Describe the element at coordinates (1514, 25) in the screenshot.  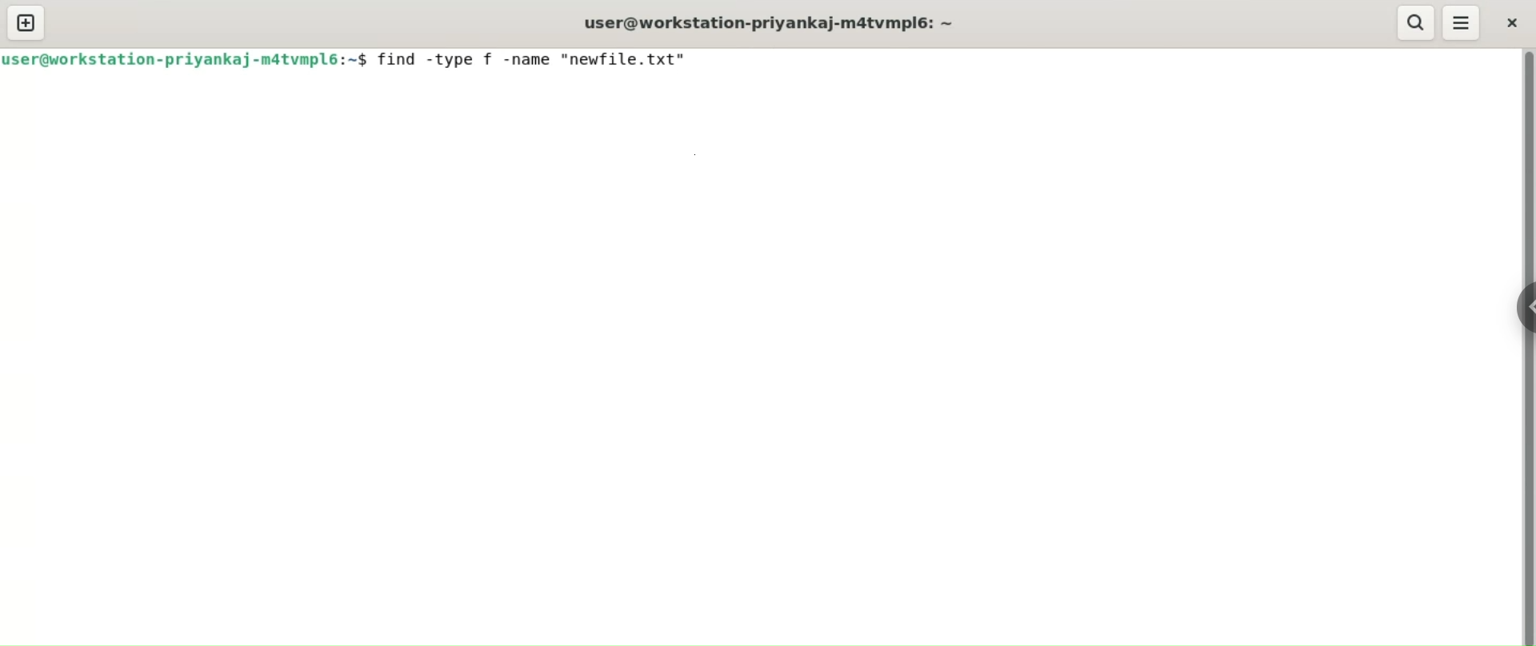
I see `close` at that location.